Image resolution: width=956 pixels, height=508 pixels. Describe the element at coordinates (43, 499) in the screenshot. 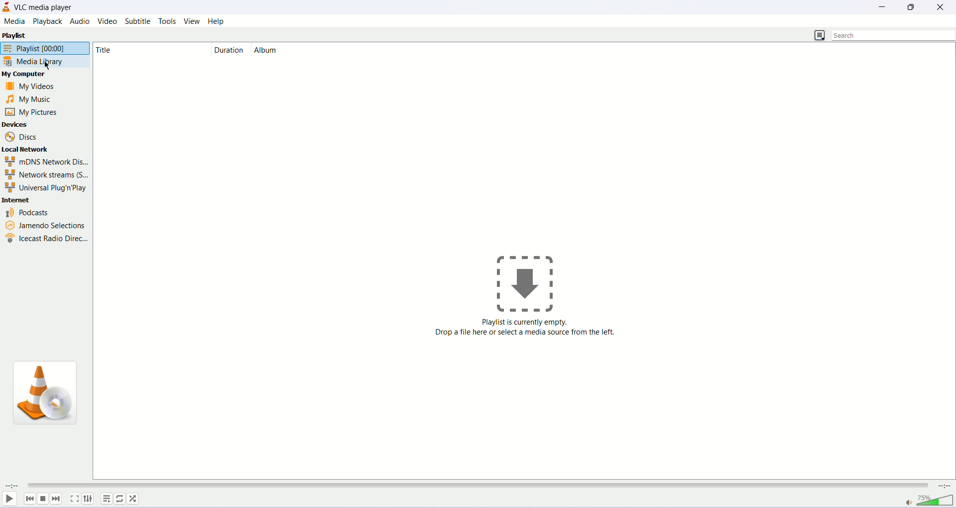

I see `stop` at that location.